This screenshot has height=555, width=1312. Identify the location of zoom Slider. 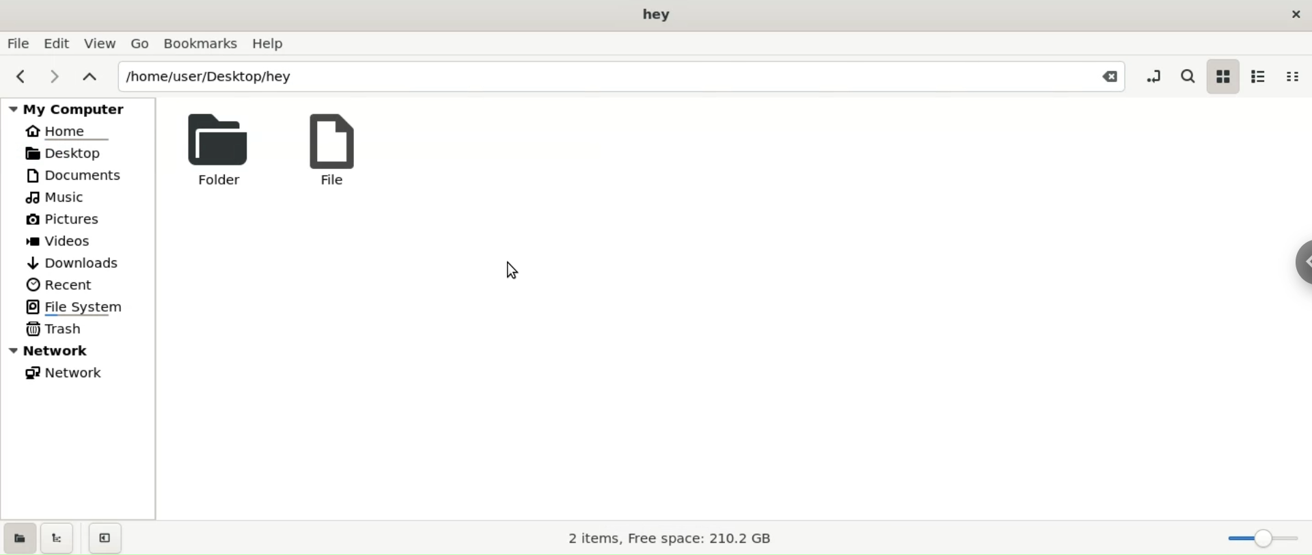
(1263, 537).